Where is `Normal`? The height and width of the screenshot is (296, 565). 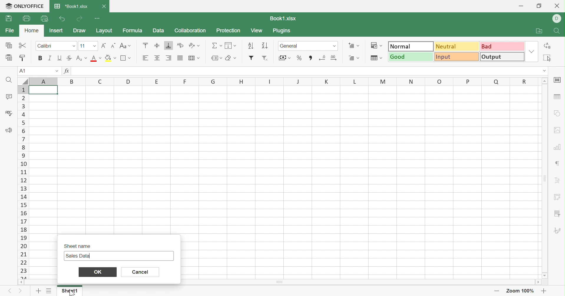 Normal is located at coordinates (411, 46).